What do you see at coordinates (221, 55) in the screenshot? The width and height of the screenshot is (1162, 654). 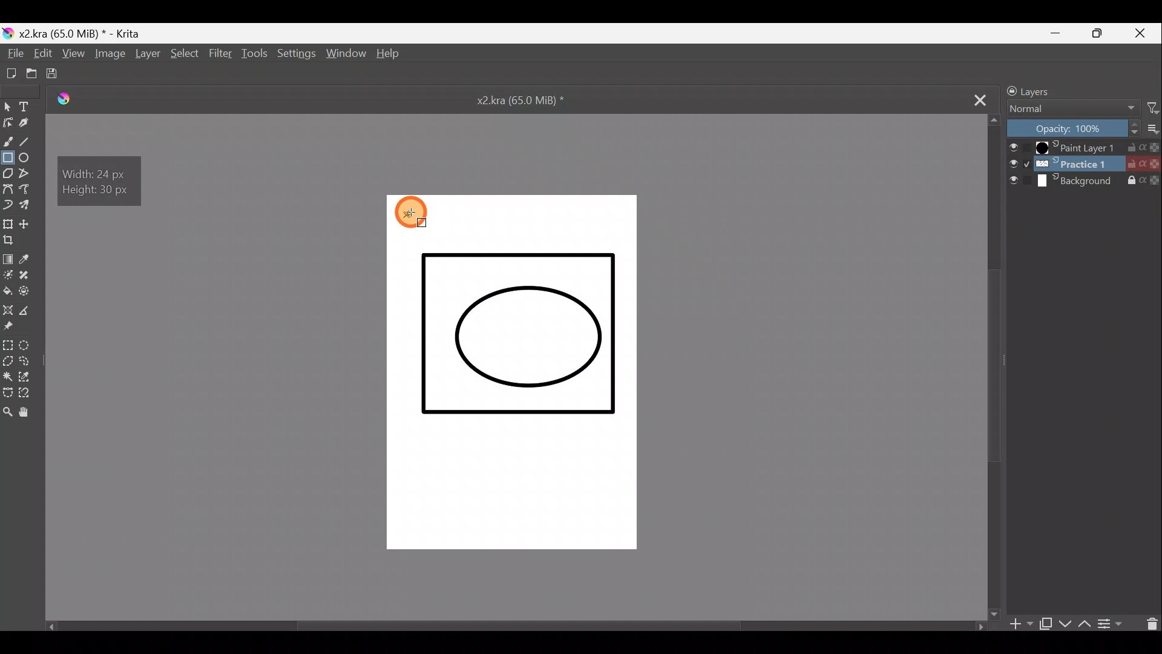 I see `Filter` at bounding box center [221, 55].